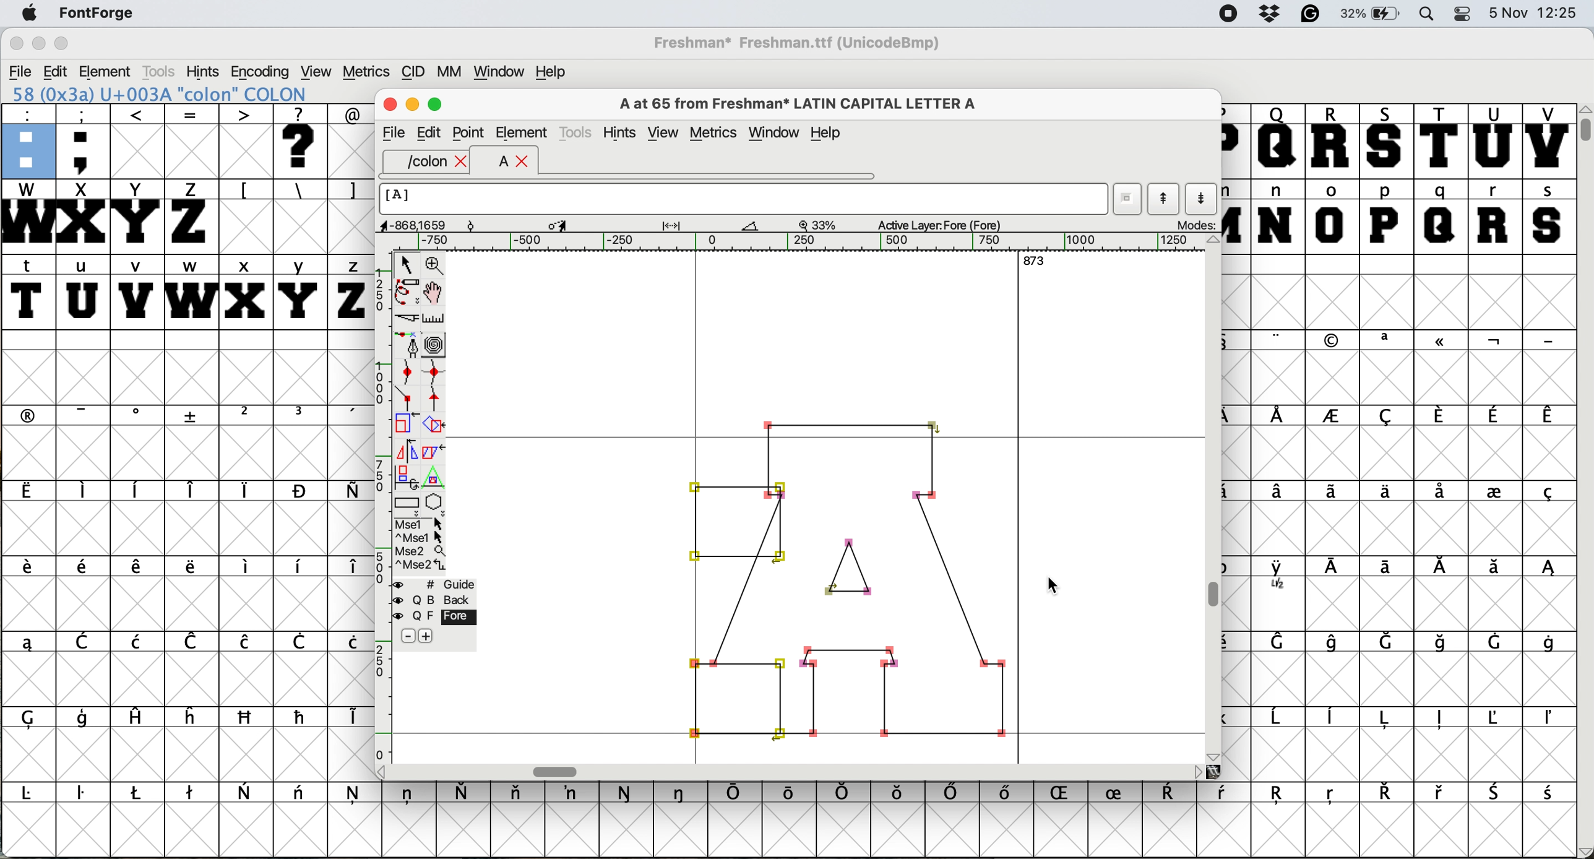  What do you see at coordinates (432, 583) in the screenshot?
I see `guide` at bounding box center [432, 583].